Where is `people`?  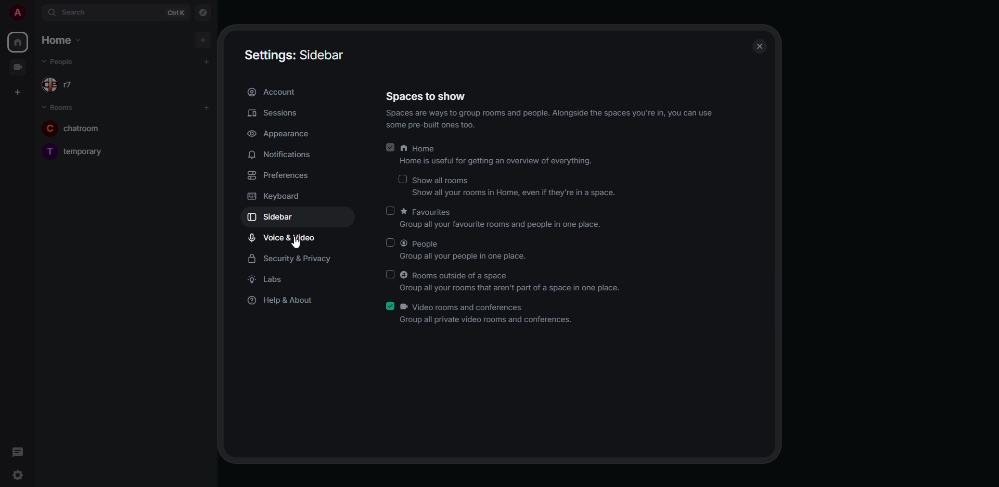
people is located at coordinates (67, 85).